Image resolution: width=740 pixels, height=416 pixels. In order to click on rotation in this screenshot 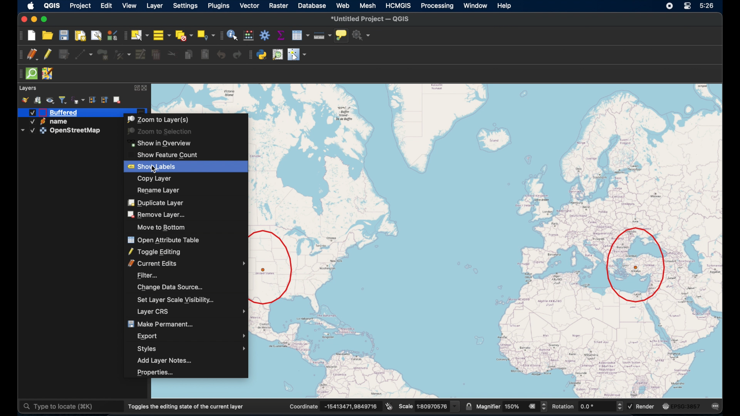, I will do `click(563, 406)`.